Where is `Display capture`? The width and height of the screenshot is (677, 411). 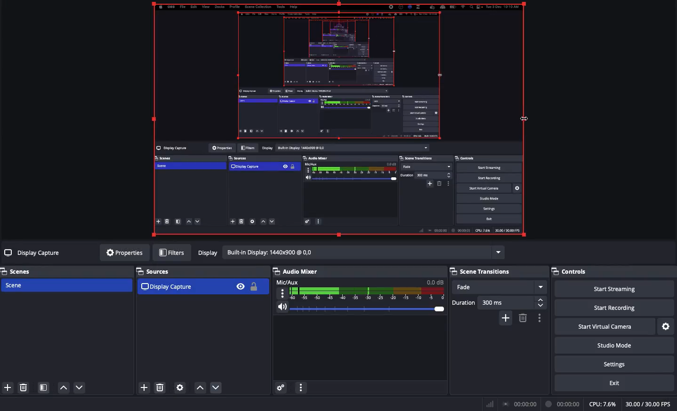 Display capture is located at coordinates (33, 254).